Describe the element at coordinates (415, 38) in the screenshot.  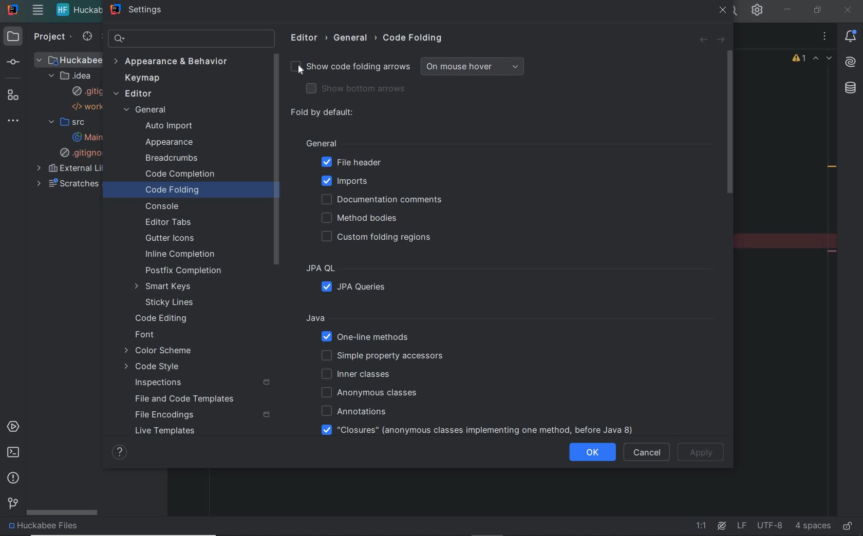
I see `code folding` at that location.